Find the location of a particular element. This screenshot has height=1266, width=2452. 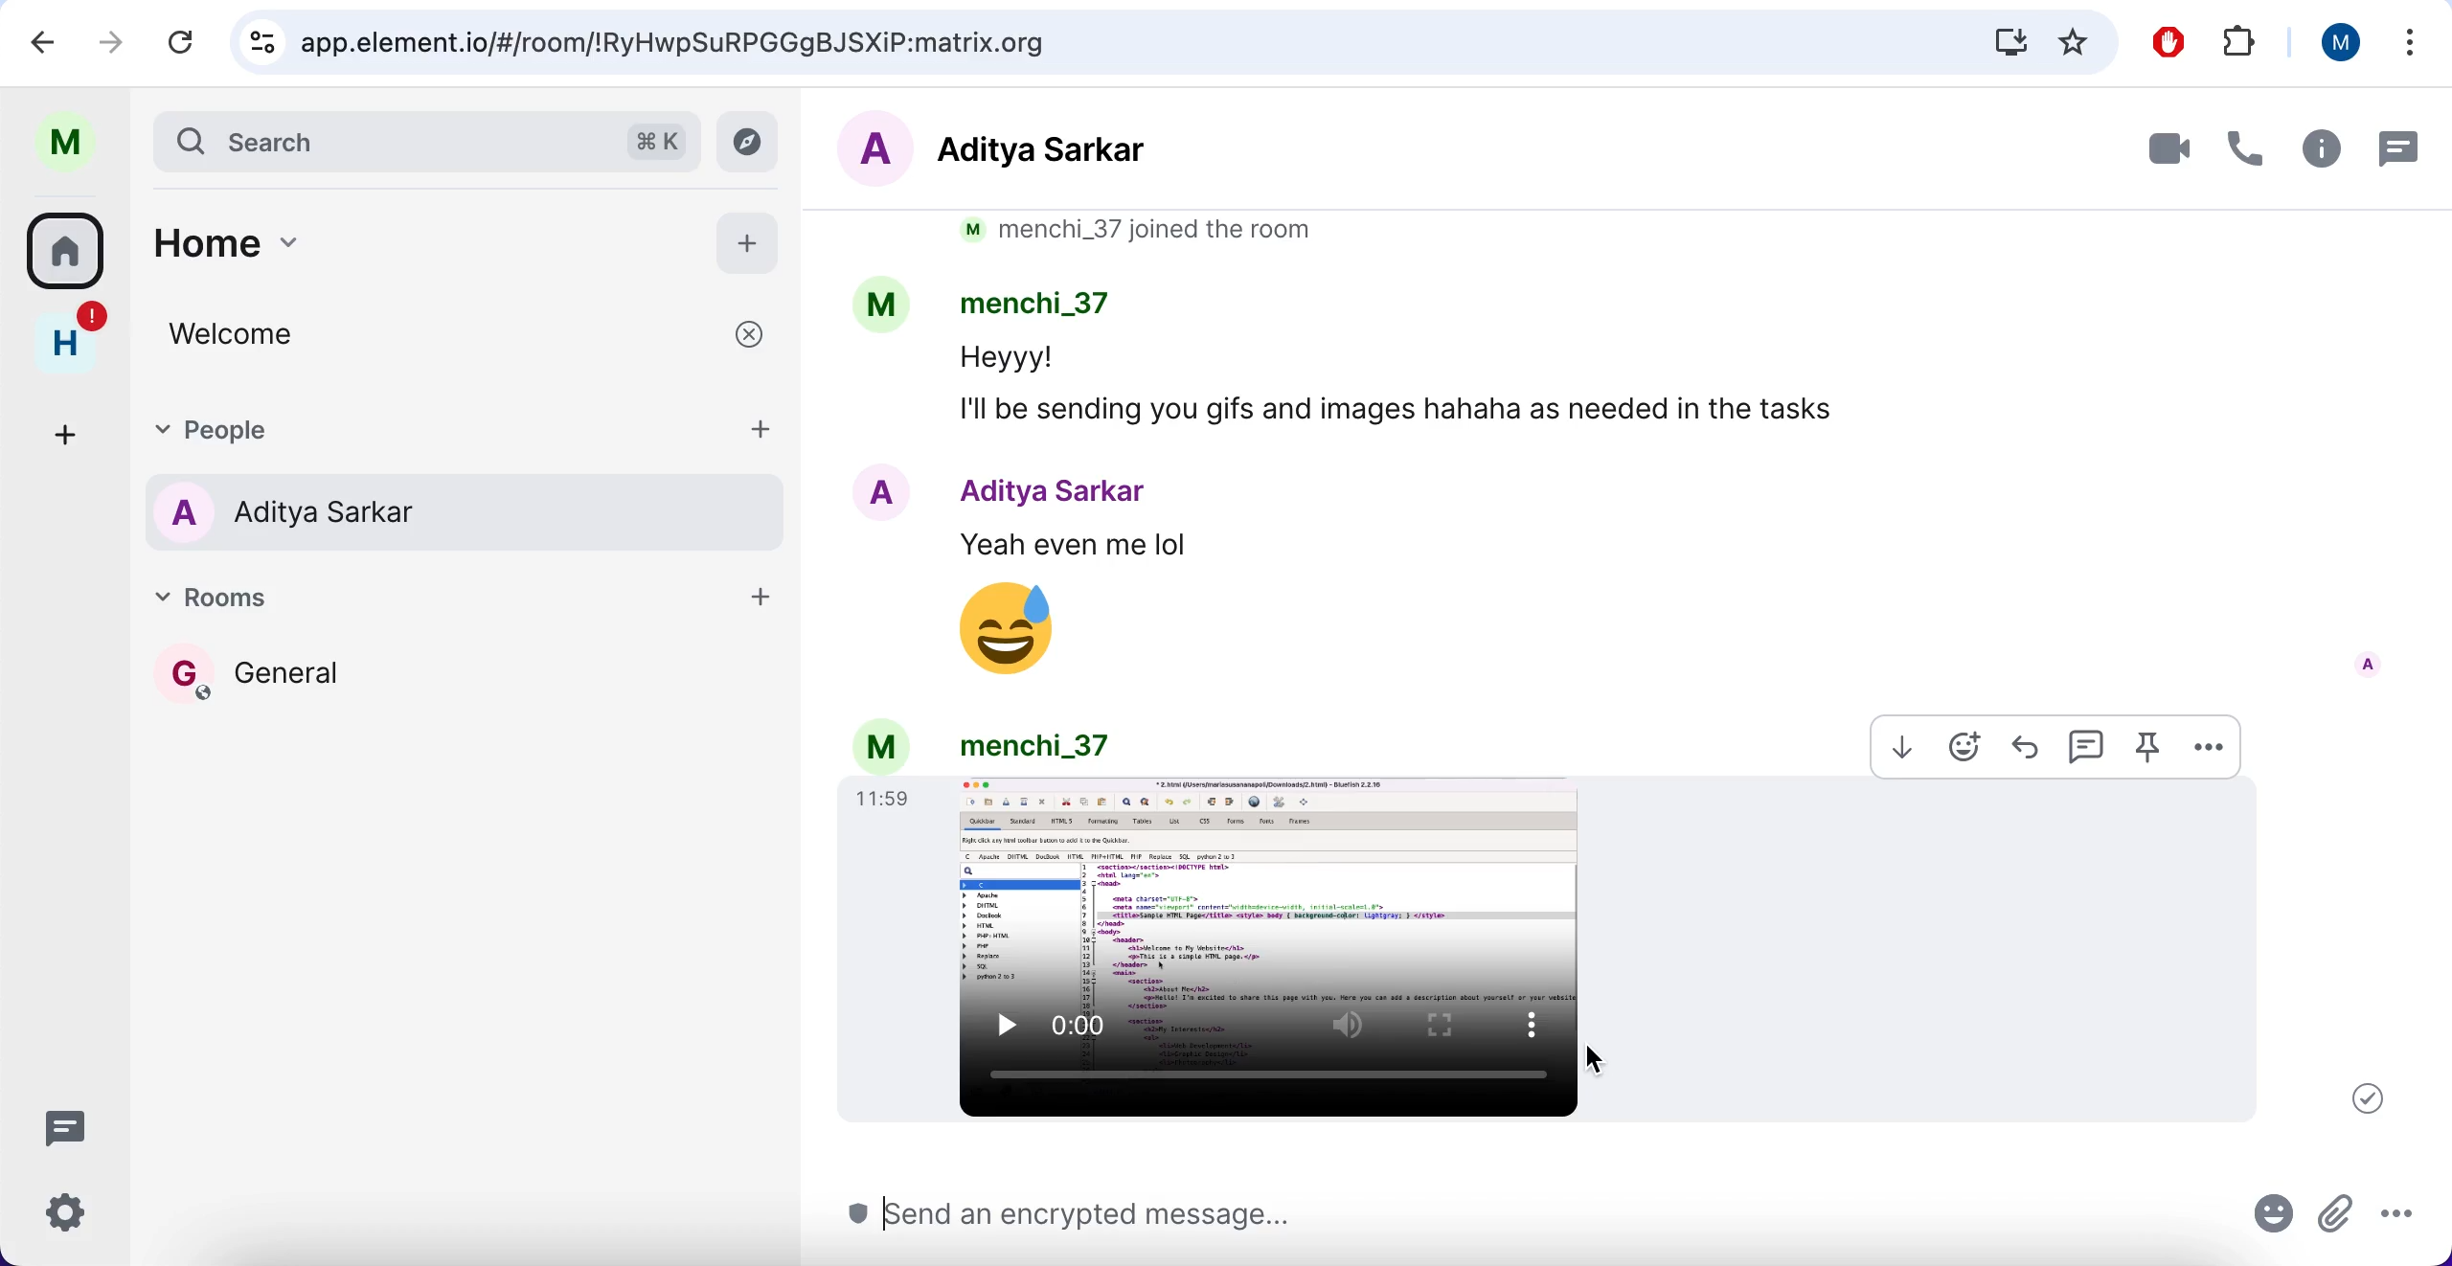

rooms is located at coordinates (67, 247).